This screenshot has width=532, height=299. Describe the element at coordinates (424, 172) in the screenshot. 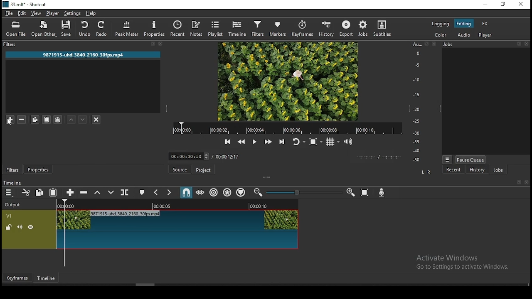

I see `L R` at that location.